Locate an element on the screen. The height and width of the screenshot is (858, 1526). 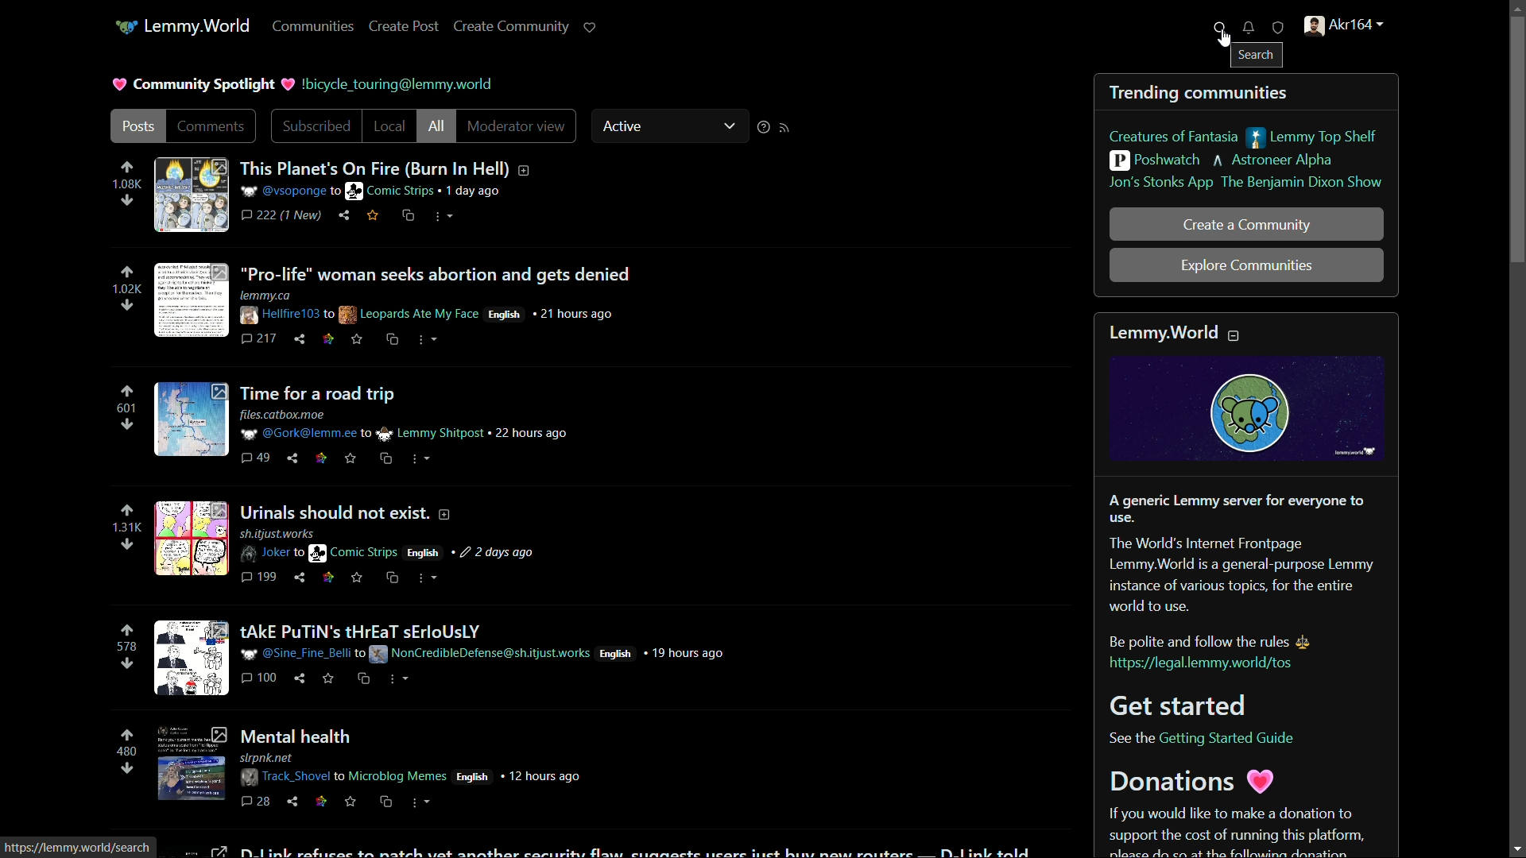
number of votes is located at coordinates (126, 290).